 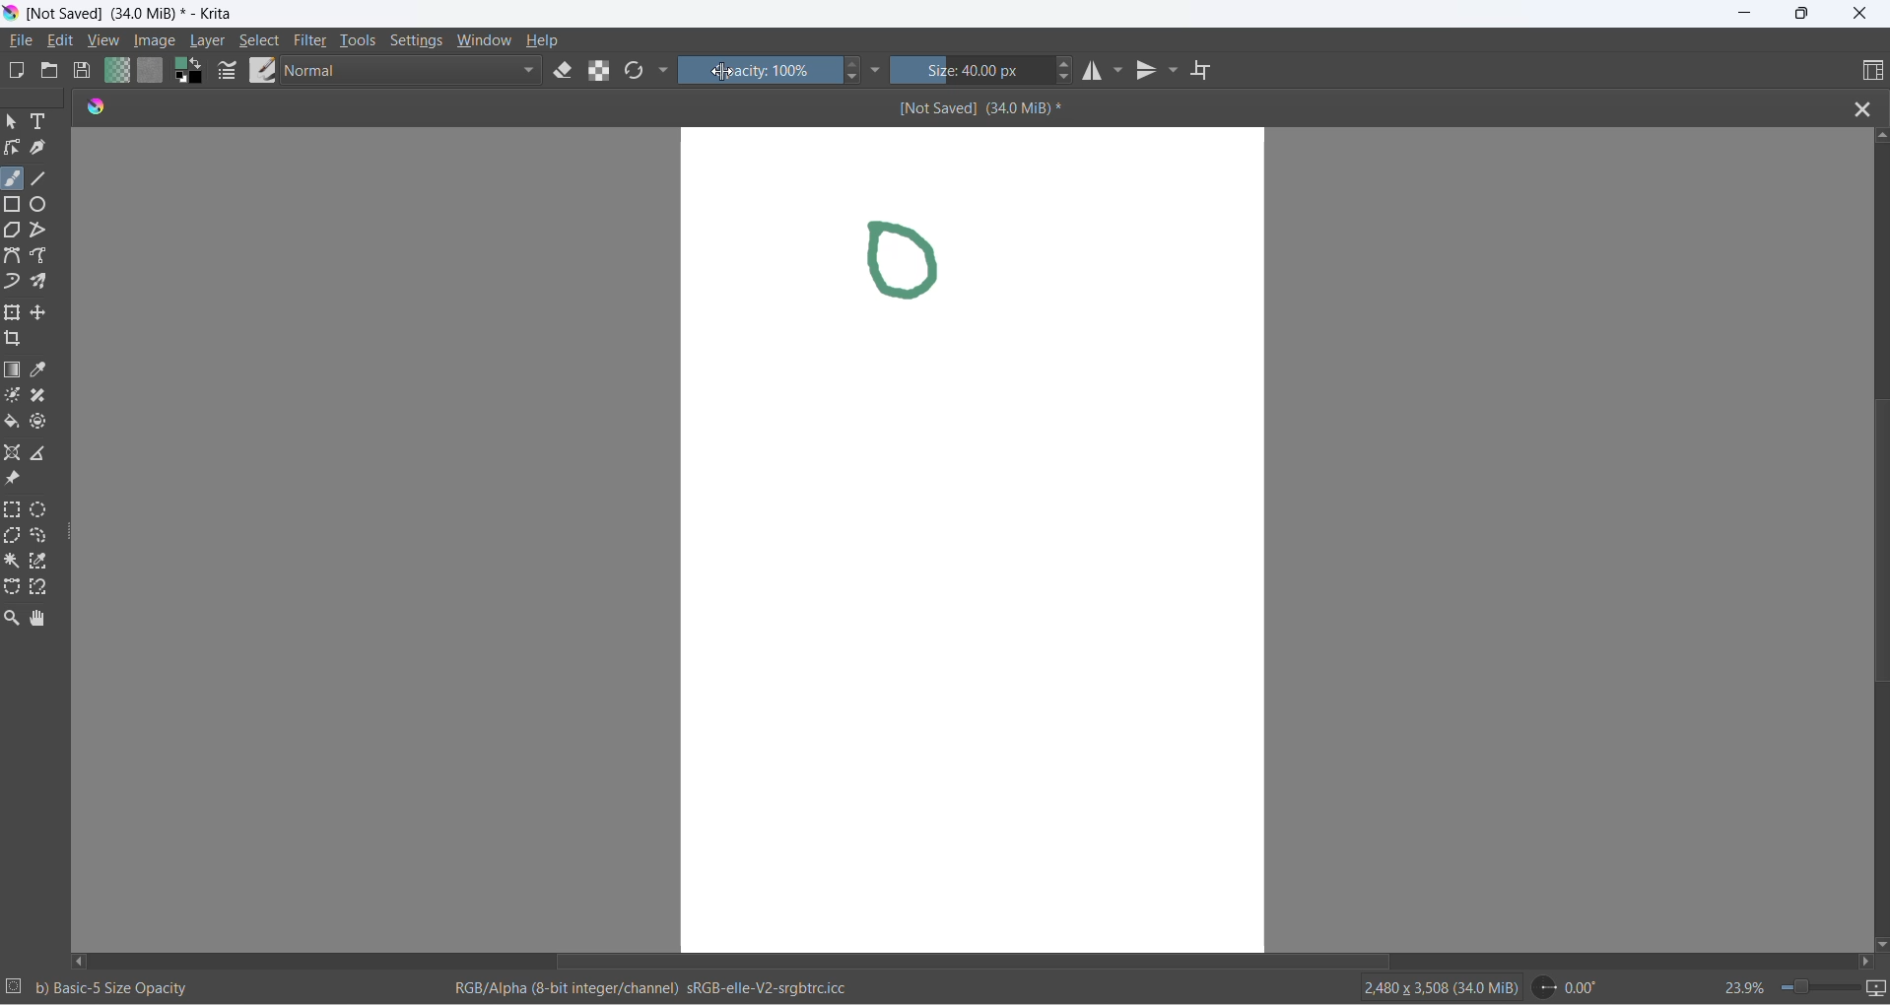 I want to click on horizontal scroll bar, so click(x=979, y=964).